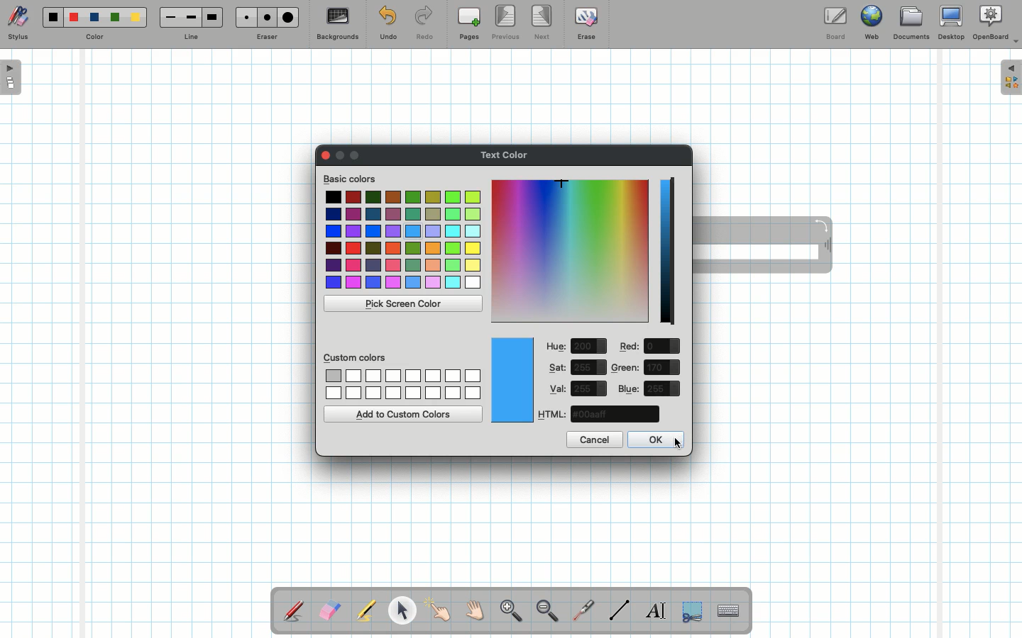 This screenshot has width=1022, height=638. I want to click on Colors, so click(403, 241).